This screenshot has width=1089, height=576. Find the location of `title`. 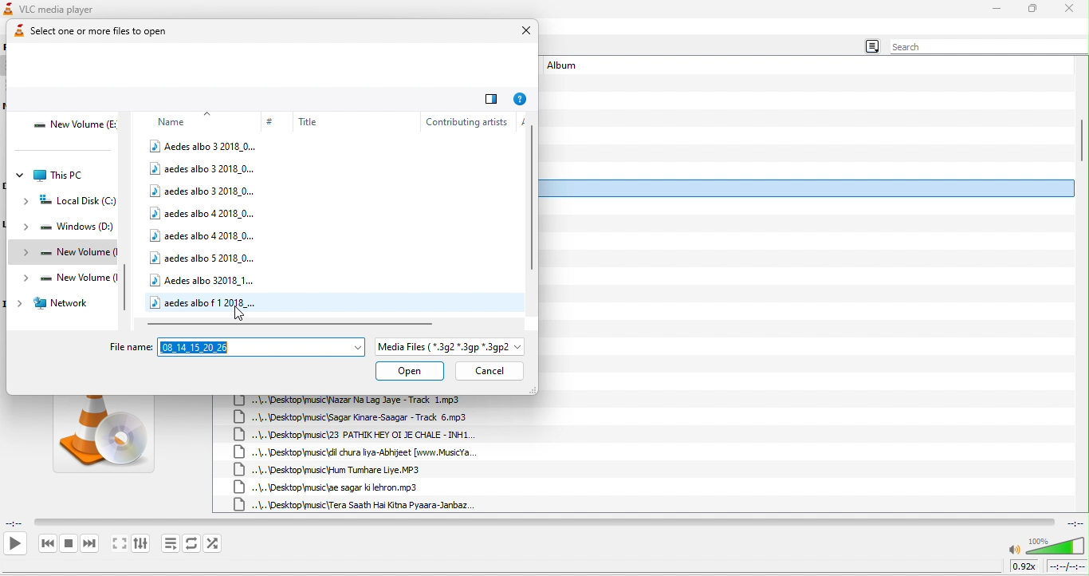

title is located at coordinates (341, 121).